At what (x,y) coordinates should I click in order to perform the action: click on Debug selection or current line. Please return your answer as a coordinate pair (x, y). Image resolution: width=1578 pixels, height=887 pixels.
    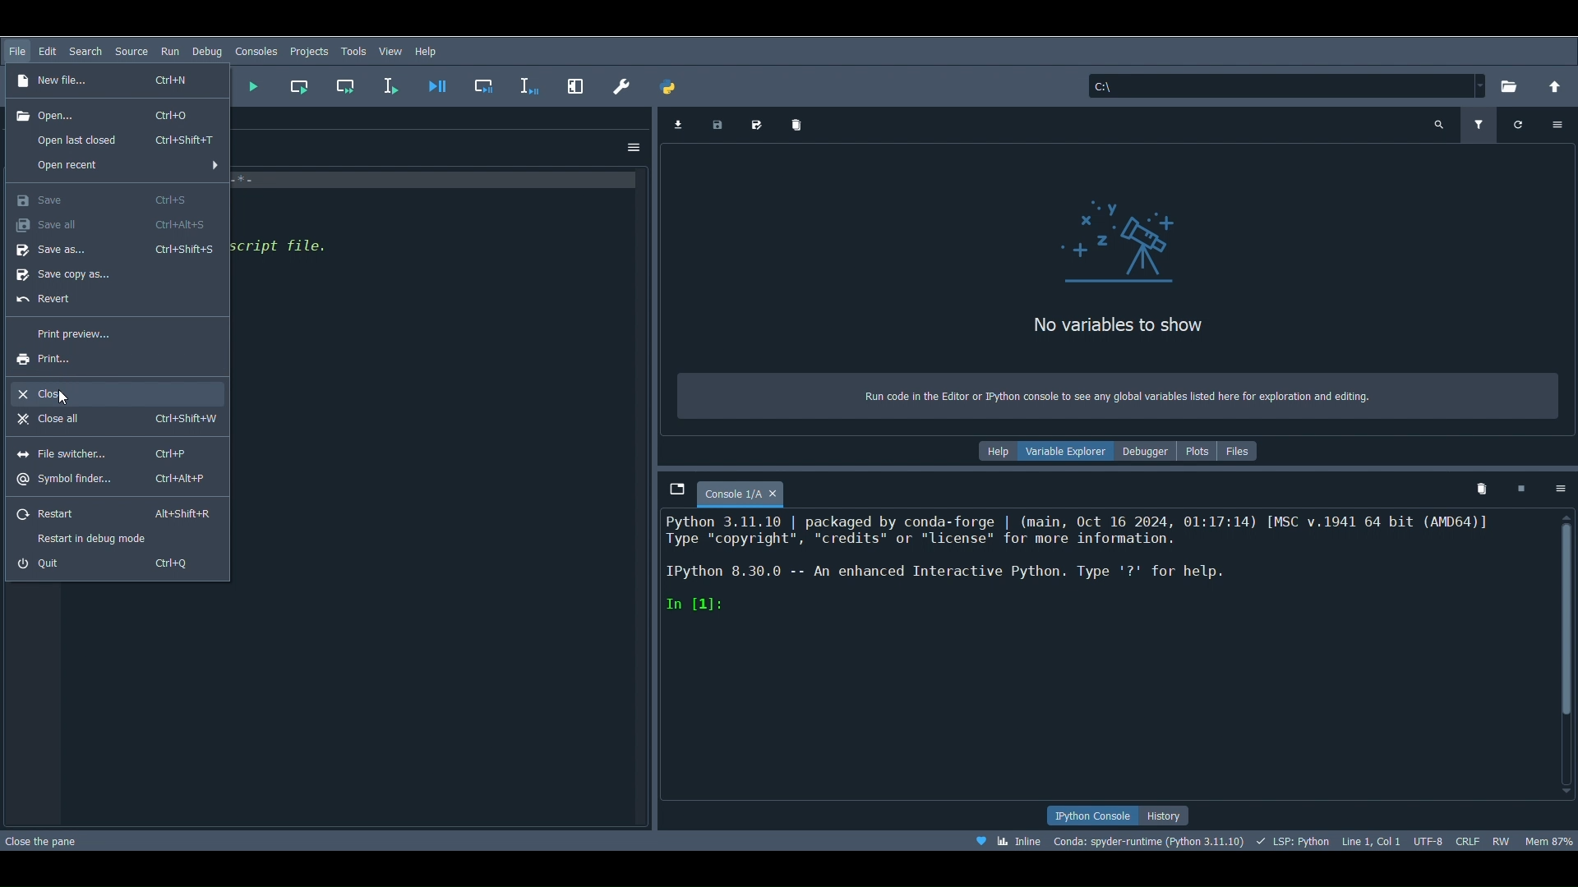
    Looking at the image, I should click on (532, 83).